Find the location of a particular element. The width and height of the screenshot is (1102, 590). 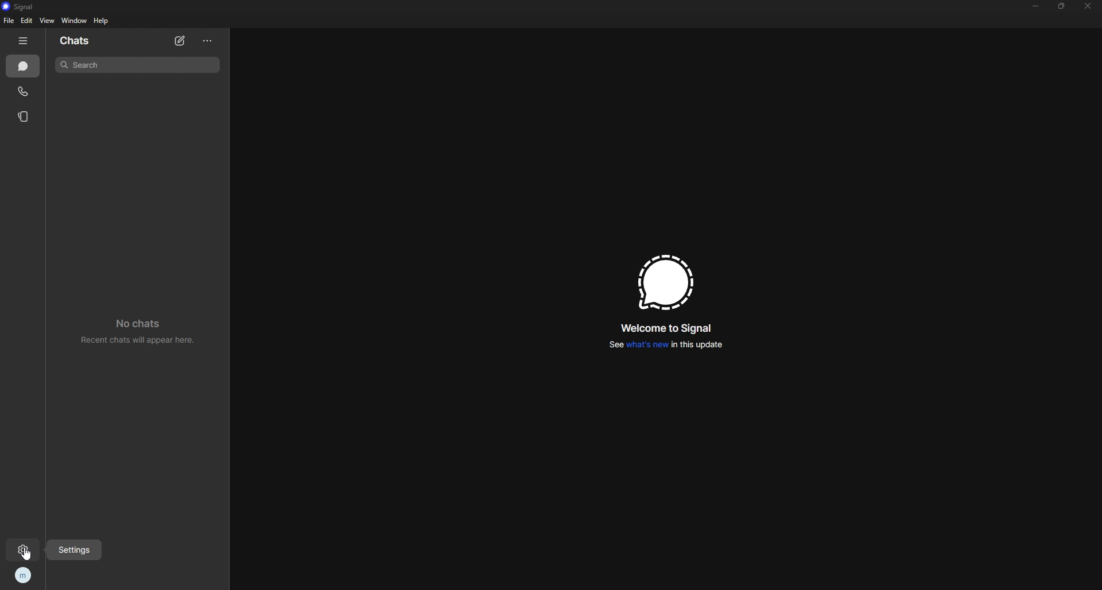

options is located at coordinates (207, 41).